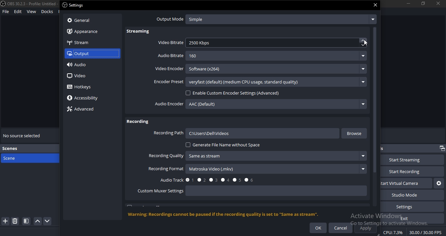  What do you see at coordinates (226, 214) in the screenshot?
I see `‘Warning: Recordings cannot be paused if the recording quality is set to "Same as stream".` at bounding box center [226, 214].